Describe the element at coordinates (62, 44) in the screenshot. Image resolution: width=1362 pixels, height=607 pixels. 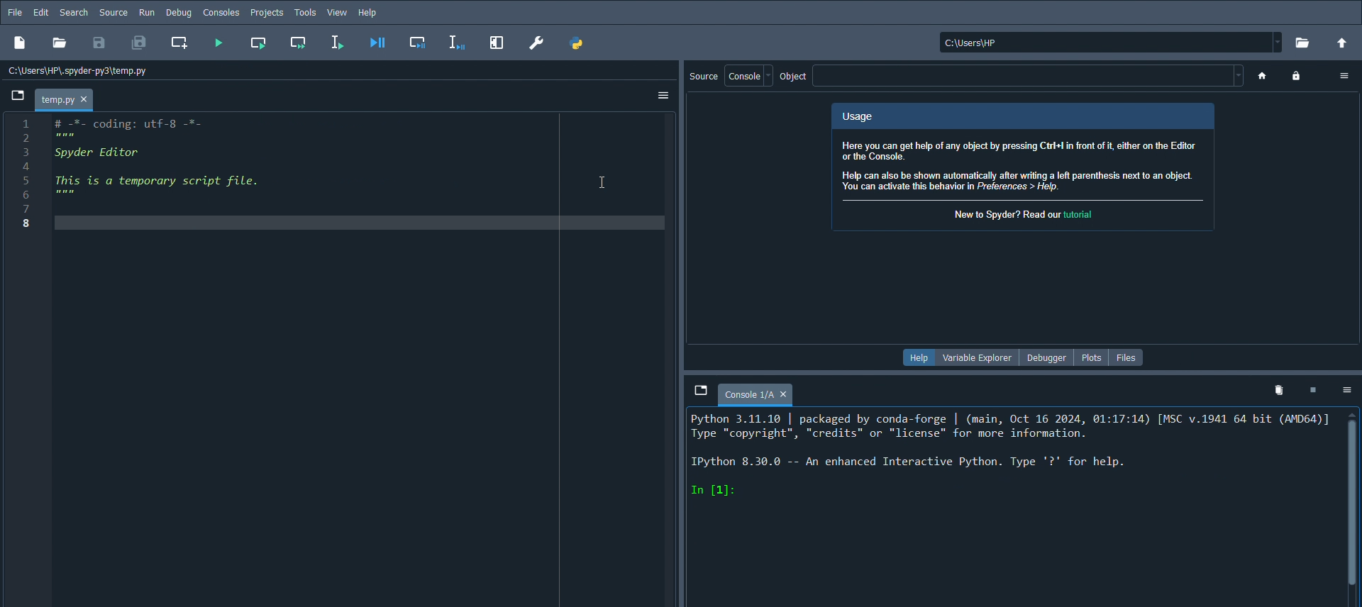
I see `Open file` at that location.